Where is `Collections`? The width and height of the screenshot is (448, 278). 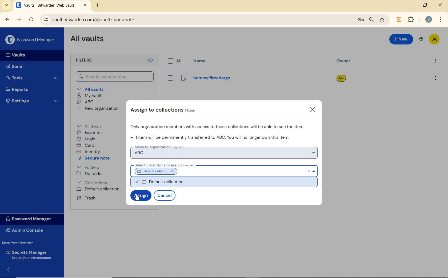
Collections is located at coordinates (93, 182).